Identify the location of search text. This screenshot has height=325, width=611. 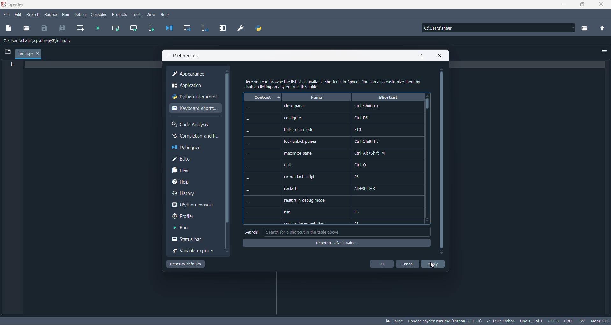
(251, 232).